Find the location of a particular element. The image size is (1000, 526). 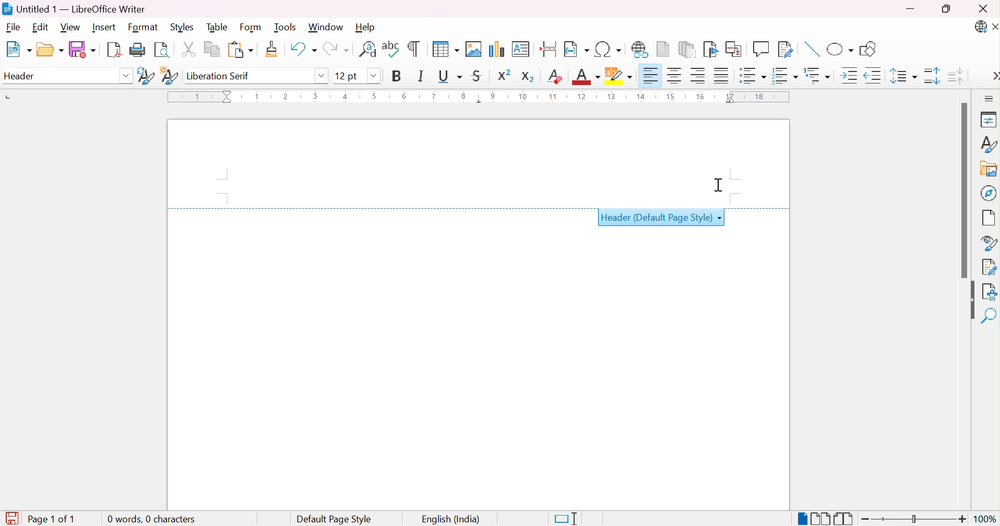

Clear direct formatting is located at coordinates (555, 77).